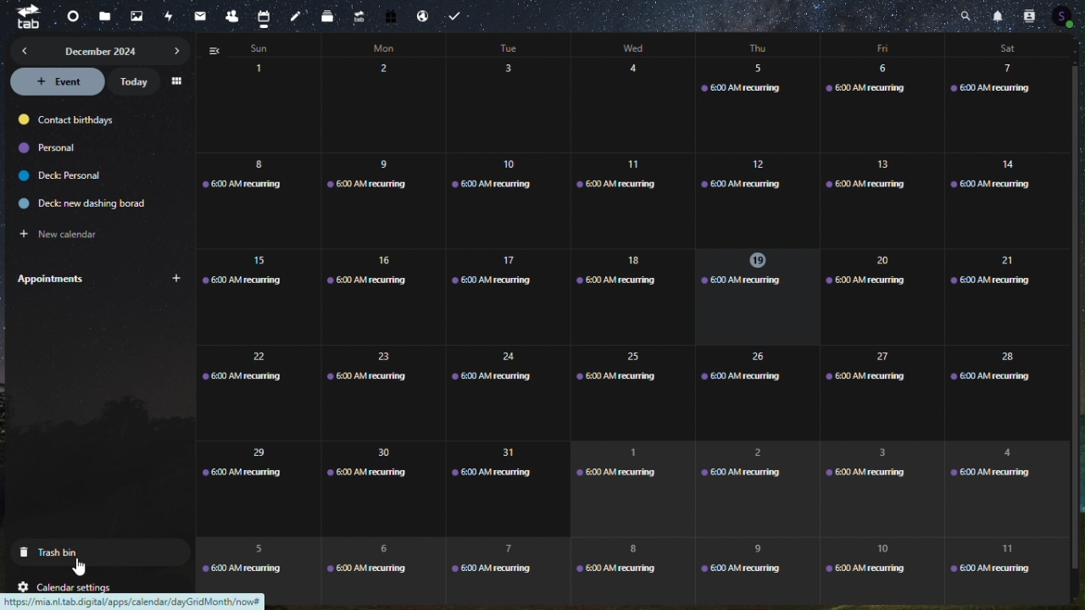 This screenshot has width=1085, height=610. I want to click on 29, so click(255, 475).